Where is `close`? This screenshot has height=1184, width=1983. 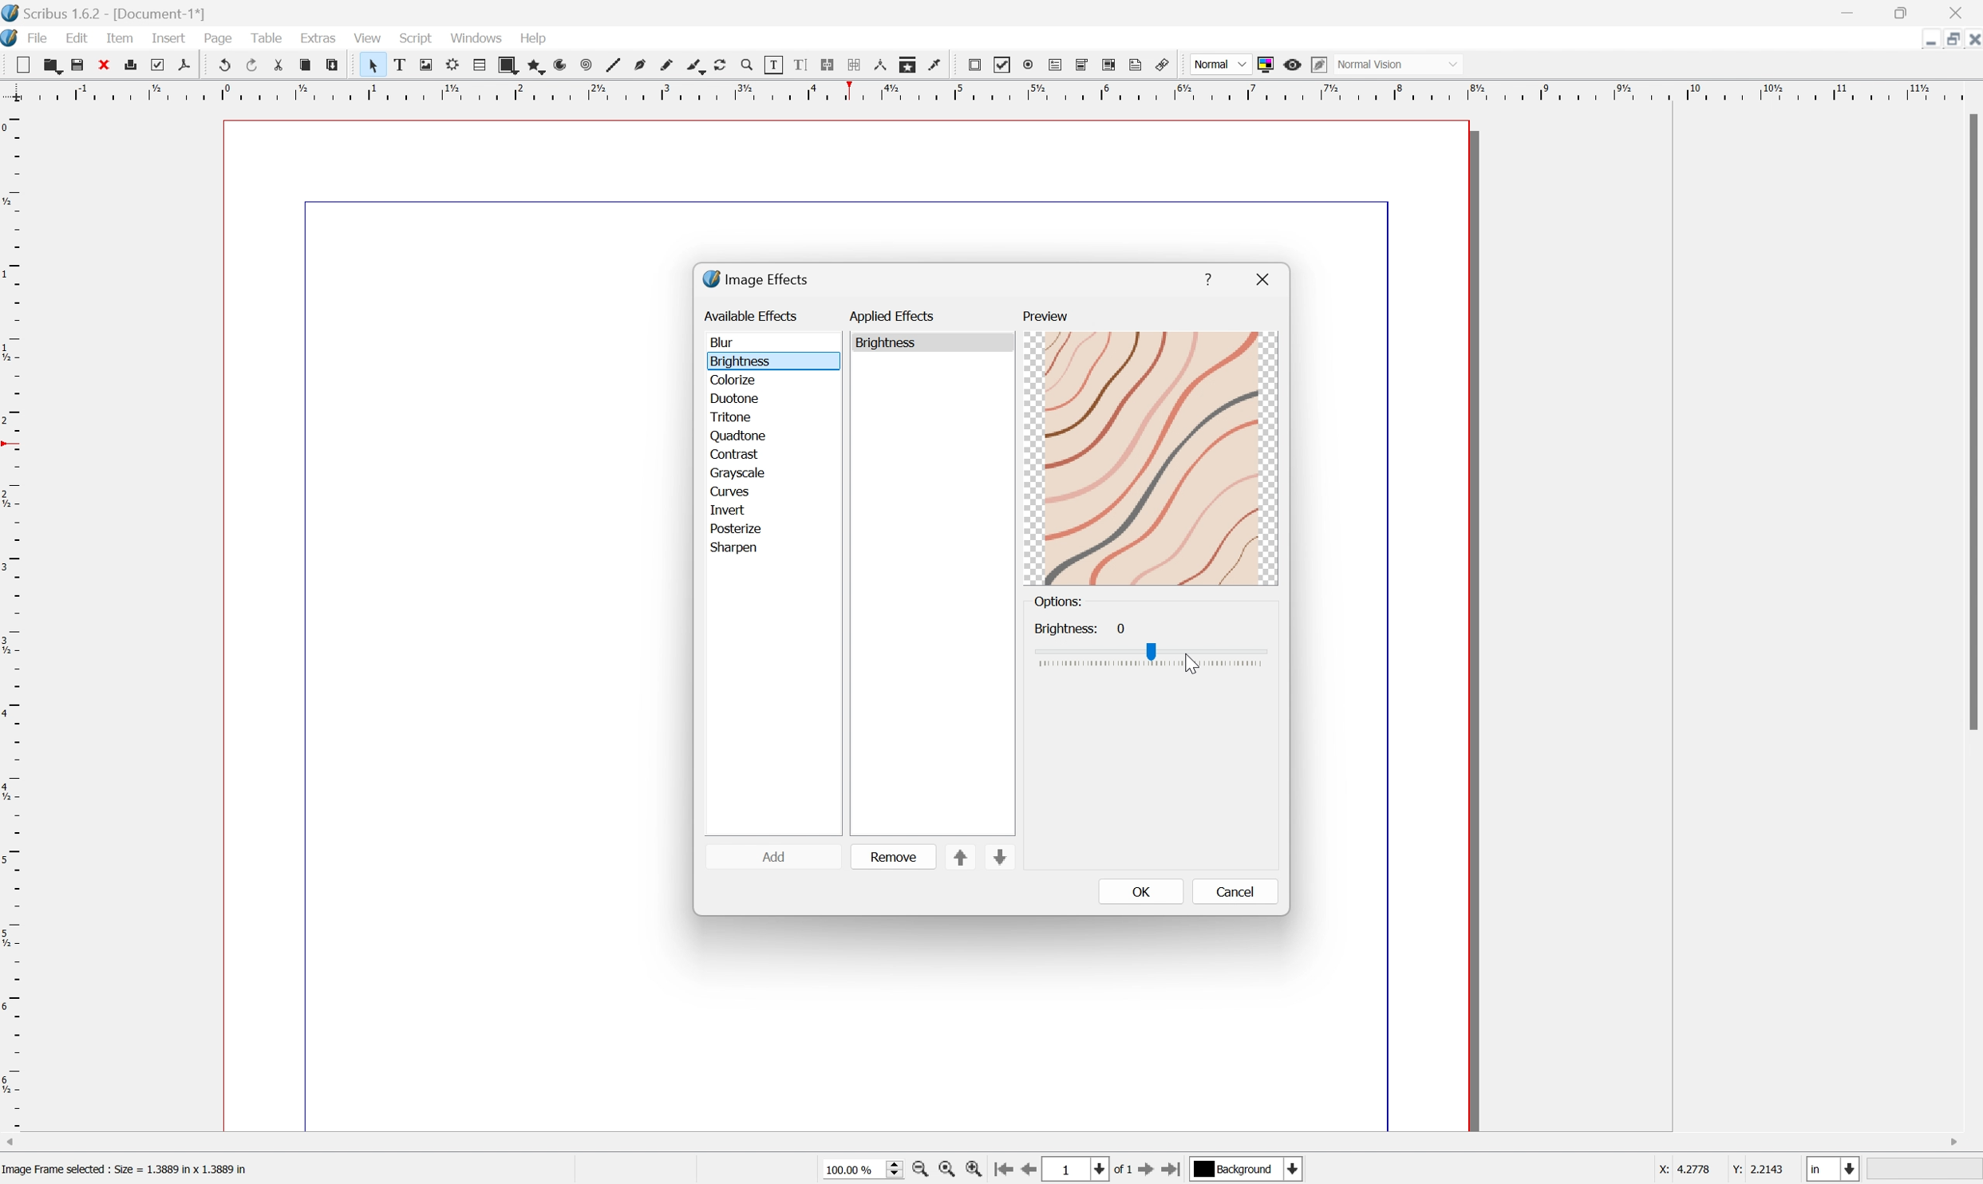
close is located at coordinates (1266, 277).